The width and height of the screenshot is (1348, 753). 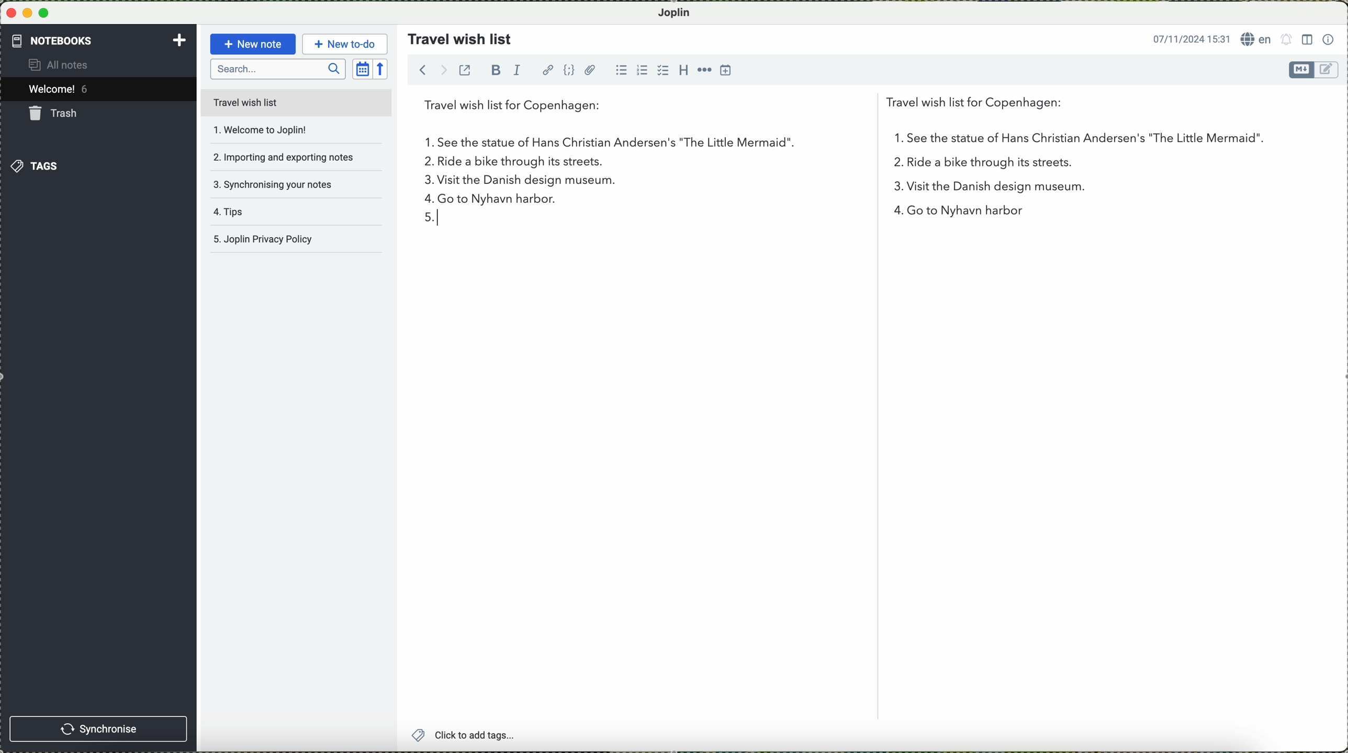 What do you see at coordinates (283, 156) in the screenshot?
I see `importing and exporting notes` at bounding box center [283, 156].